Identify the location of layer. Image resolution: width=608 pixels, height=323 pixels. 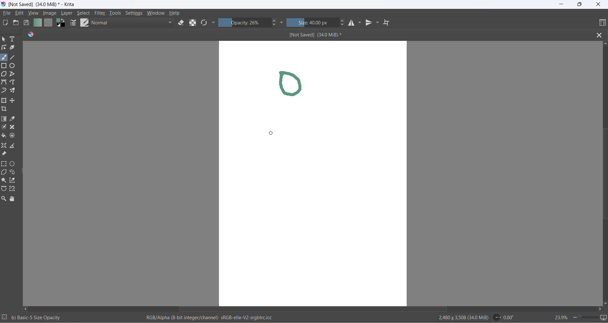
(67, 13).